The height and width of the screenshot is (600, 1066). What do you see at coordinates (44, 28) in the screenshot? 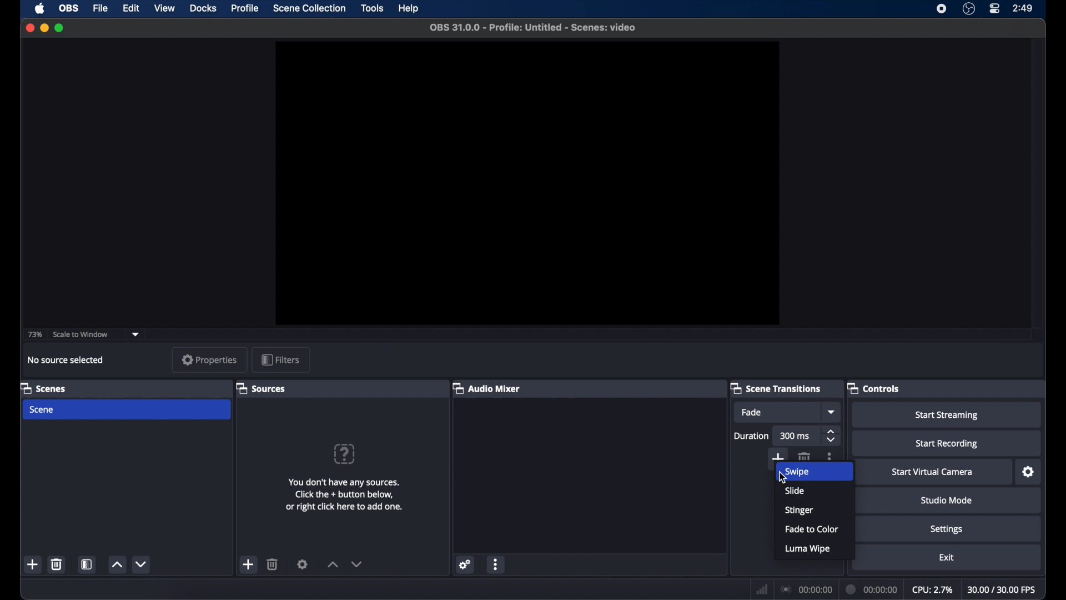
I see `minimize` at bounding box center [44, 28].